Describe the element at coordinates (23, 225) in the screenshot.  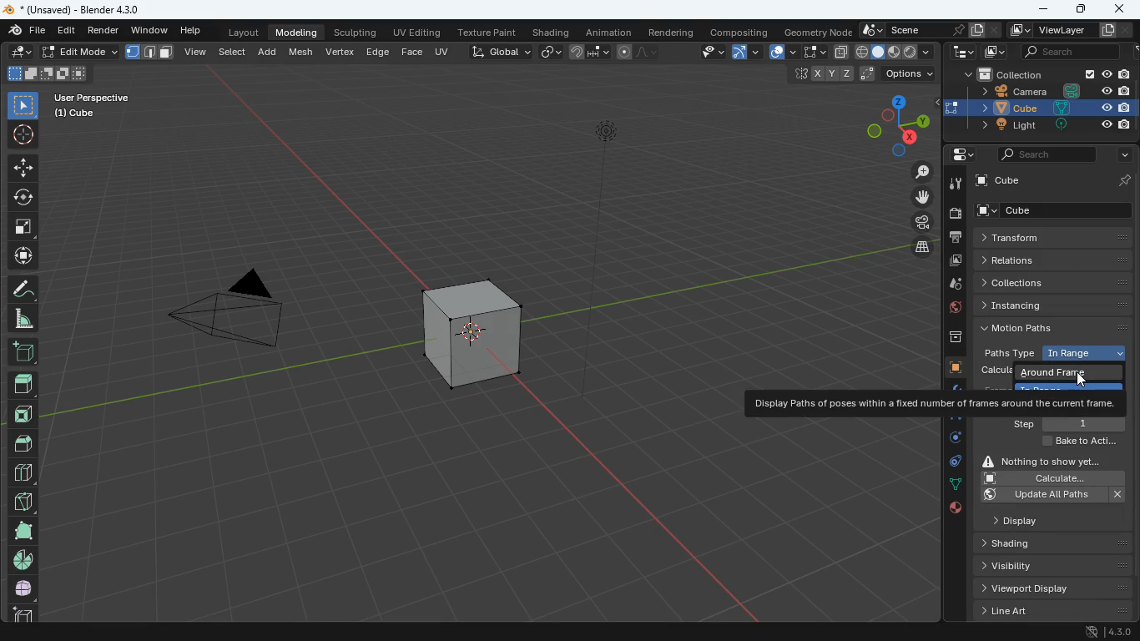
I see `fullscreen` at that location.